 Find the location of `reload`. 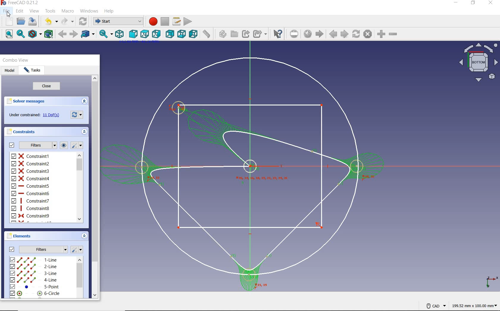

reload is located at coordinates (76, 114).